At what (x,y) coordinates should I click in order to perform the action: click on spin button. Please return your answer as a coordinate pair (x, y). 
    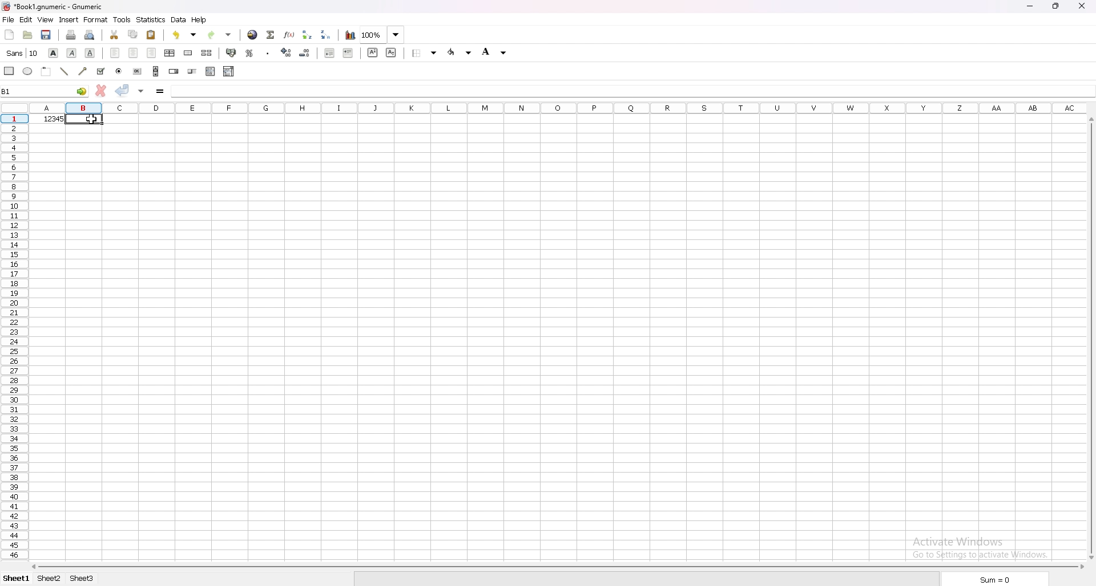
    Looking at the image, I should click on (174, 71).